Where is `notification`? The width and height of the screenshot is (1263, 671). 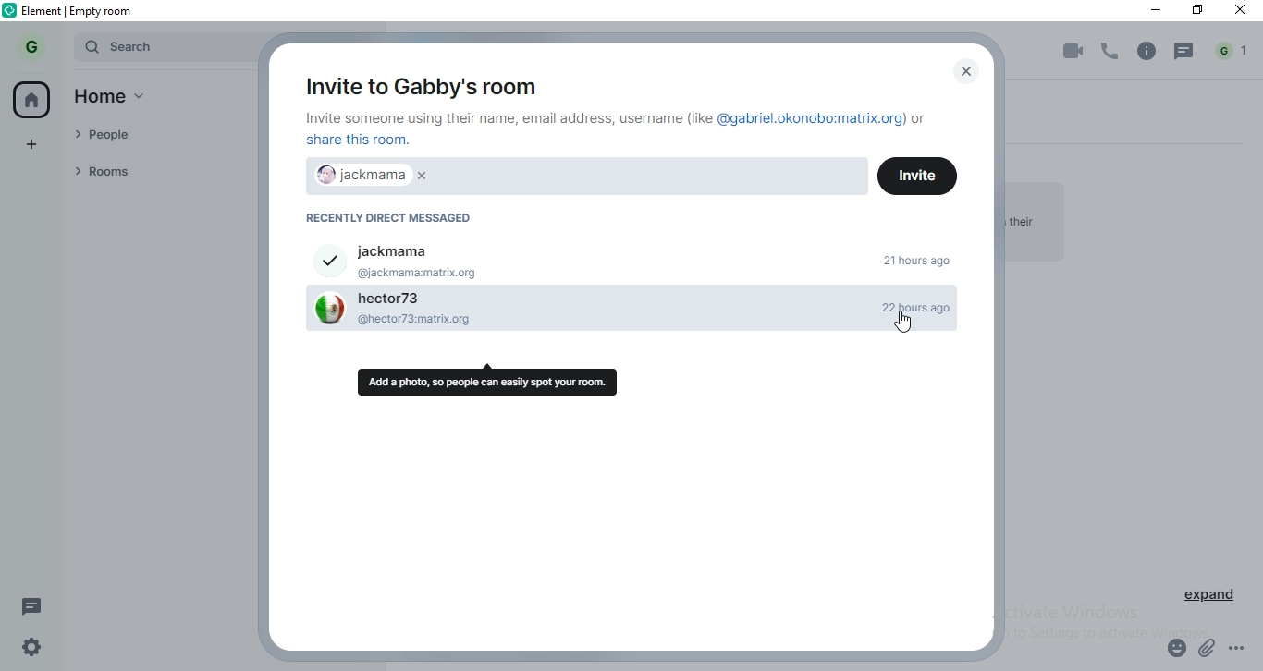 notification is located at coordinates (1233, 51).